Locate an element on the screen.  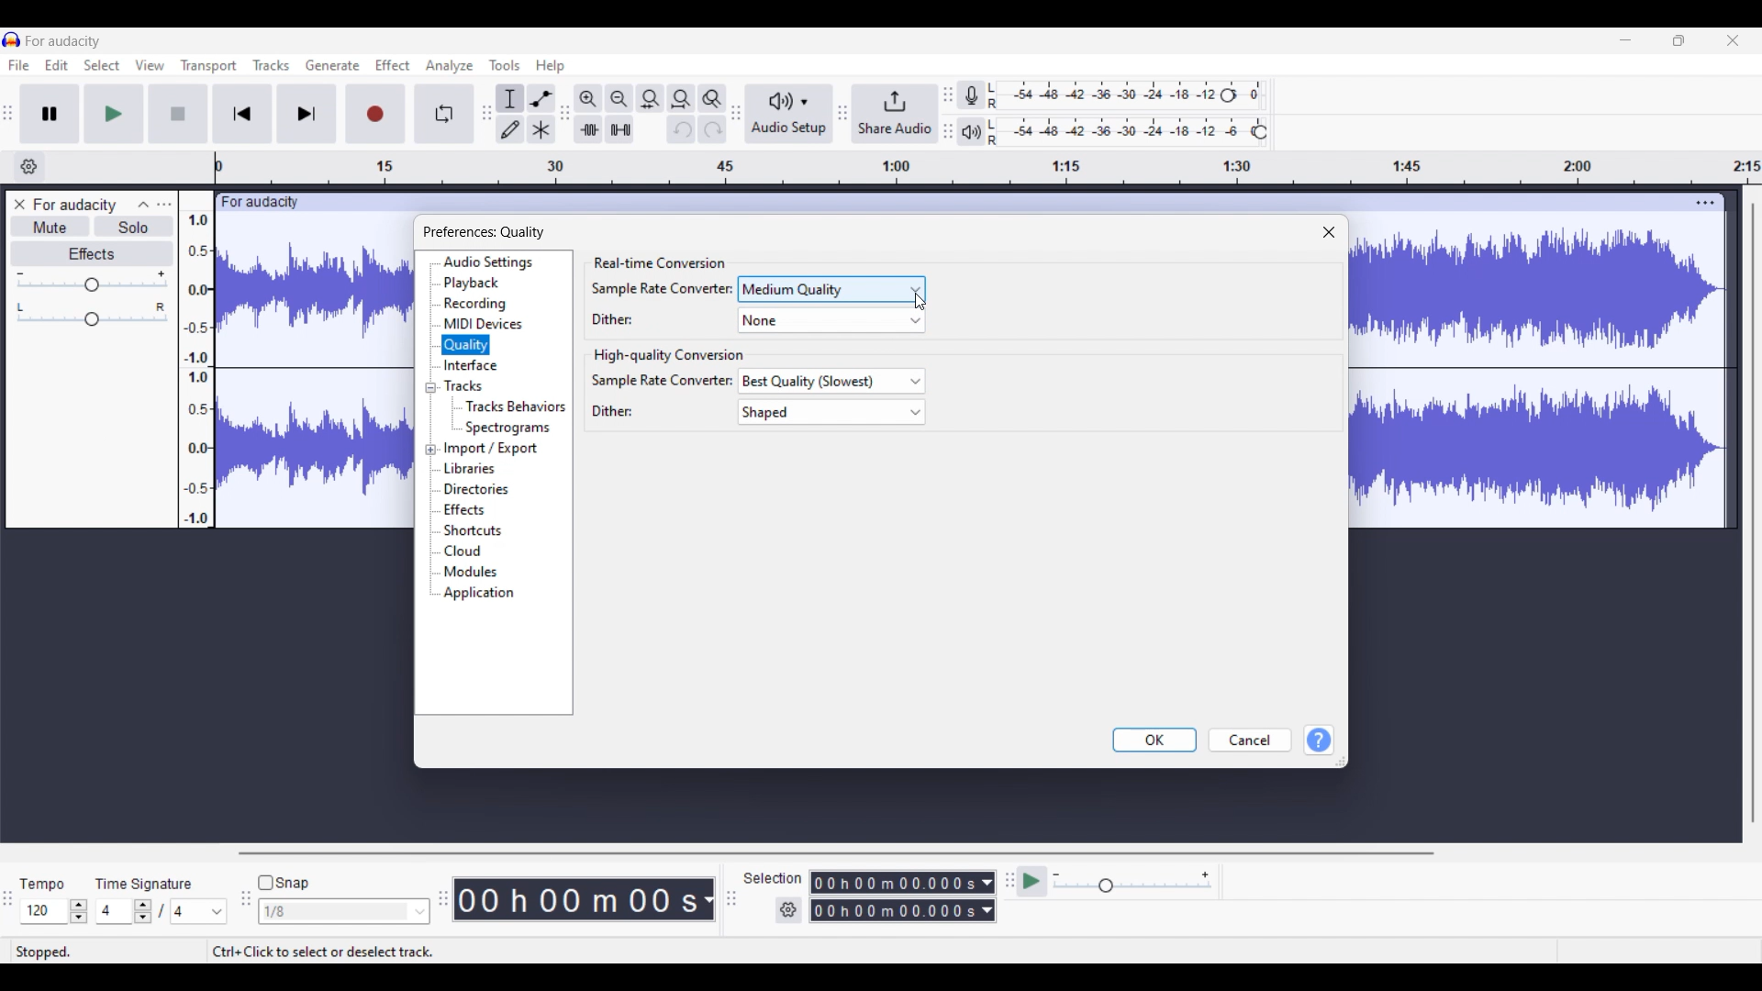
Pan to left is located at coordinates (20, 307).